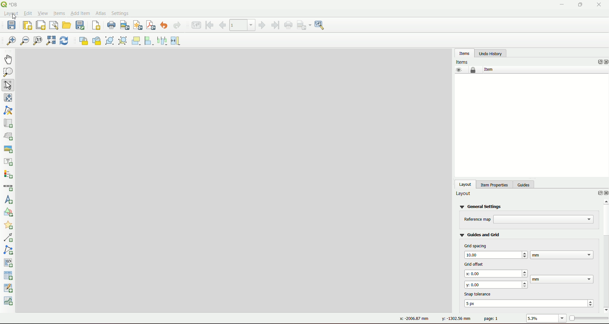  I want to click on print atlas, so click(289, 25).